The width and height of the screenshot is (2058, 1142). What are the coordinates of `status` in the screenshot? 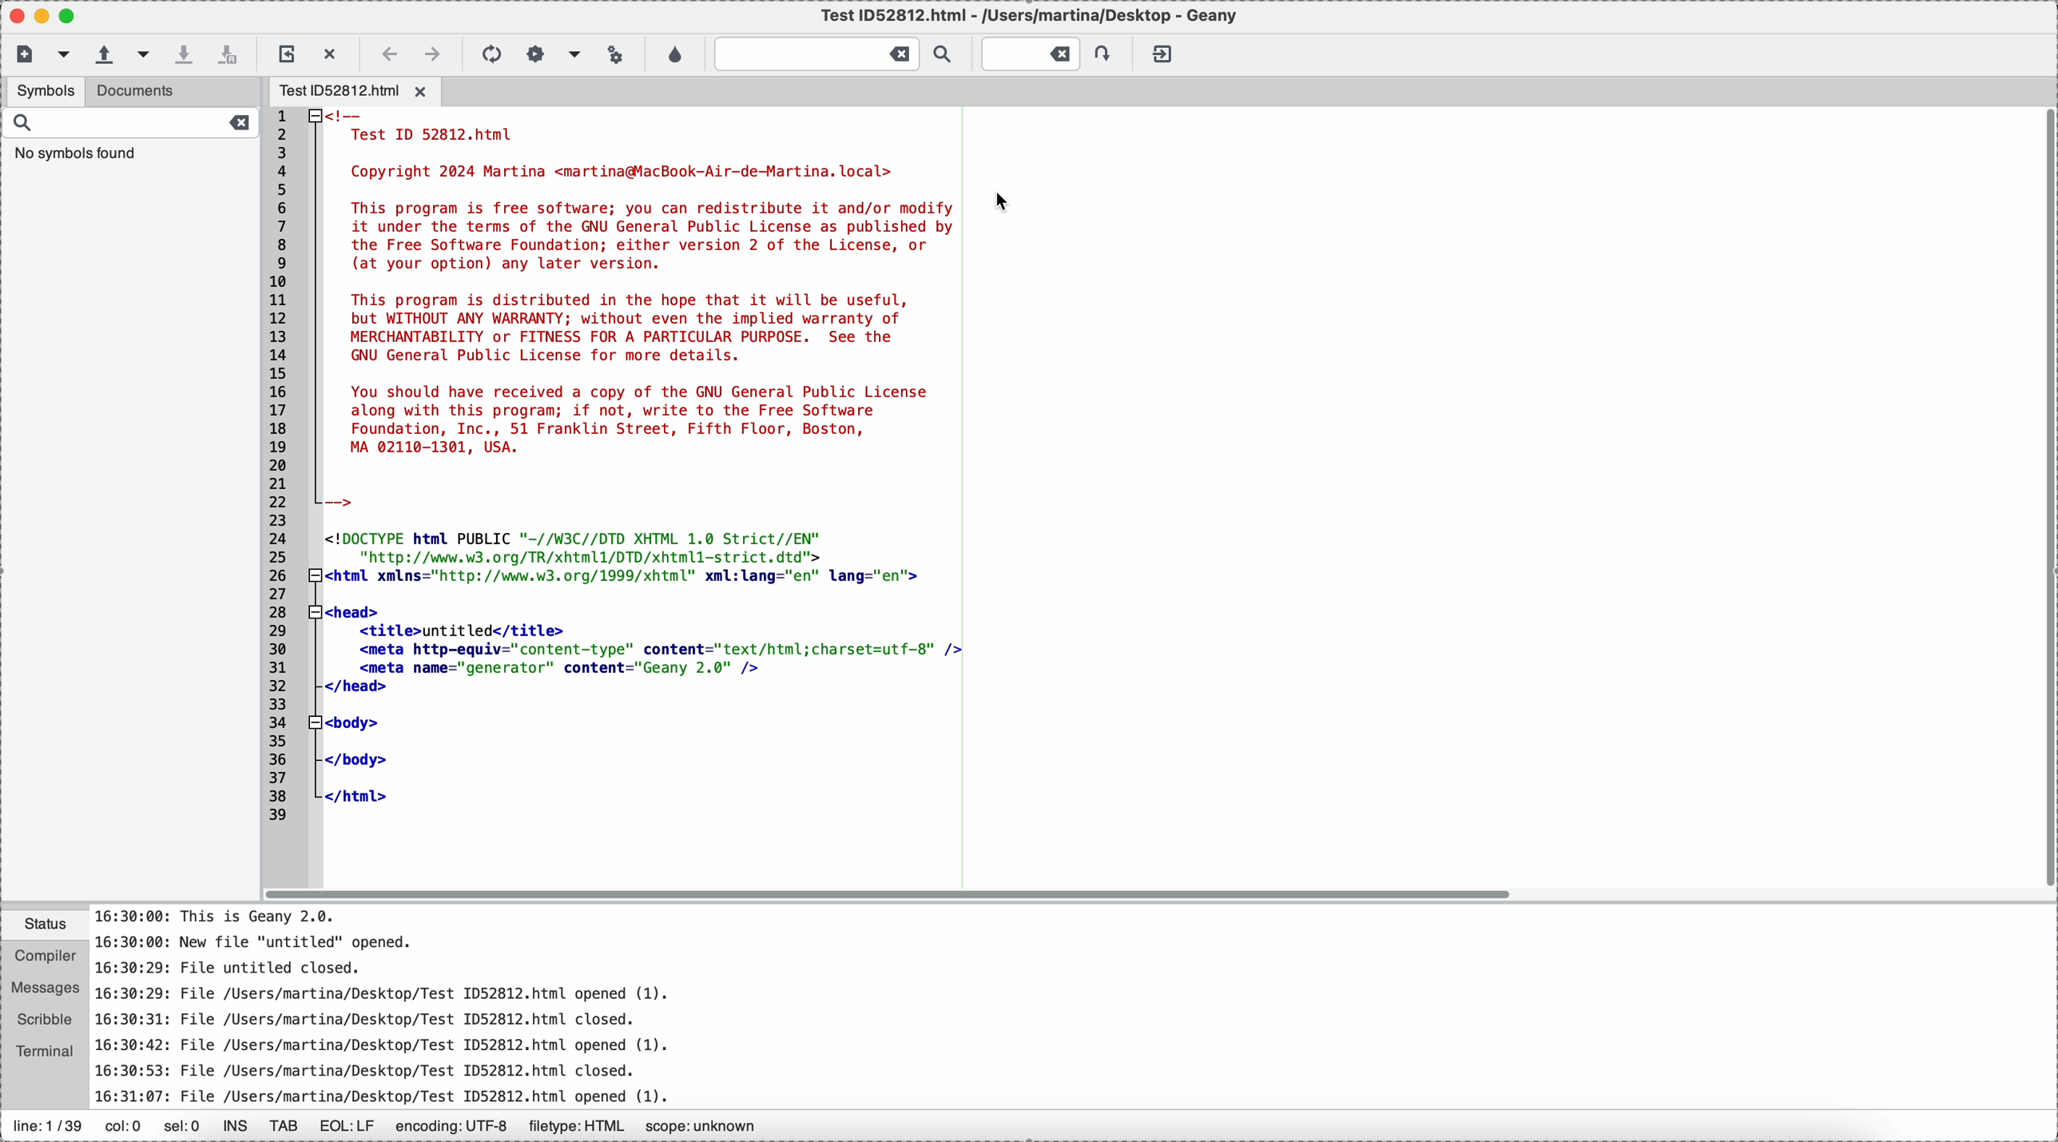 It's located at (45, 926).